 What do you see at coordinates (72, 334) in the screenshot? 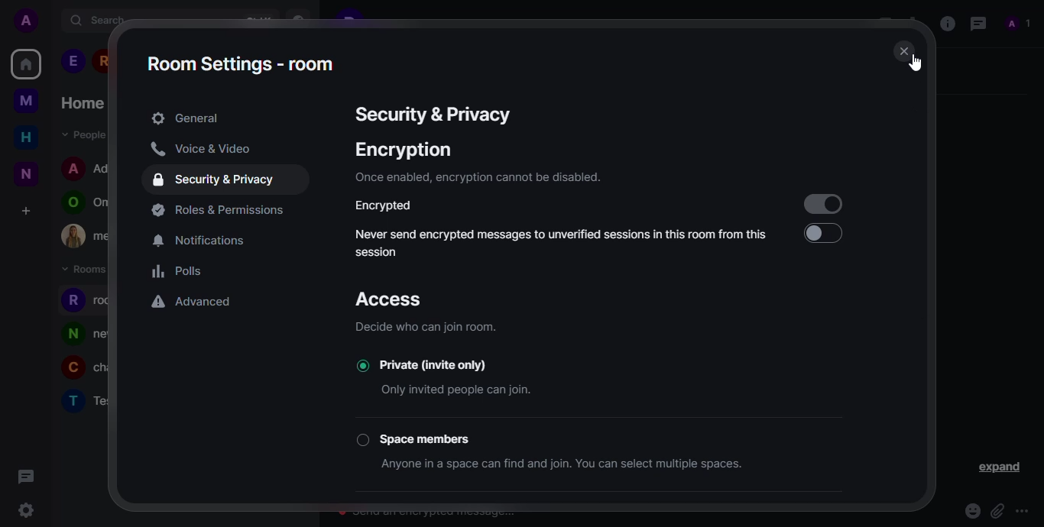
I see `profile` at bounding box center [72, 334].